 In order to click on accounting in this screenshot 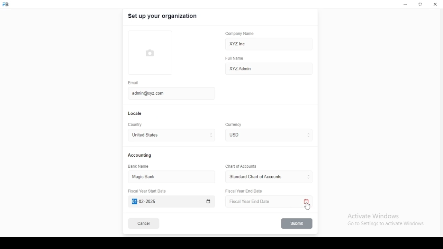, I will do `click(140, 155)`.